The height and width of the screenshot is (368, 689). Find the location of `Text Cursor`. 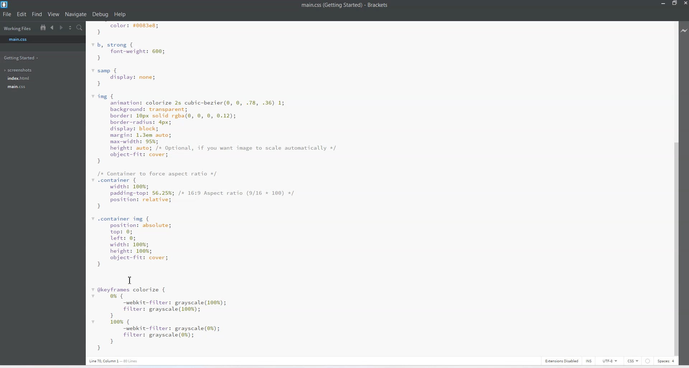

Text Cursor is located at coordinates (130, 280).